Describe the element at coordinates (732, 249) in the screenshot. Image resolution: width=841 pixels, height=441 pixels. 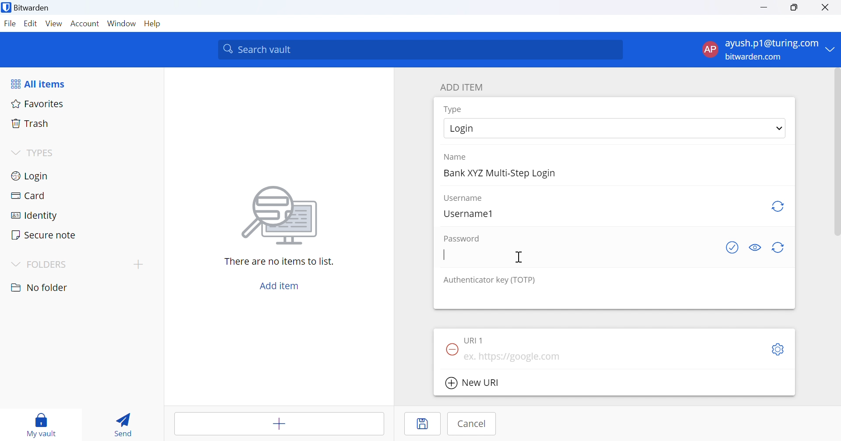
I see `Check if password has been exposed` at that location.